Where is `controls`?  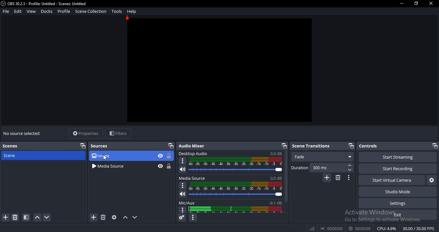
controls is located at coordinates (394, 146).